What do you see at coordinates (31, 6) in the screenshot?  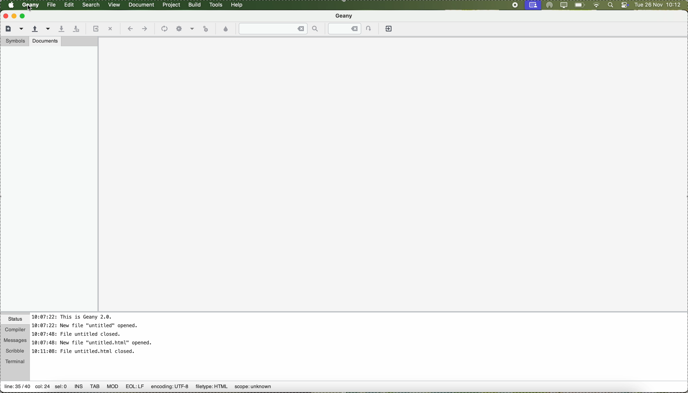 I see `Geany` at bounding box center [31, 6].